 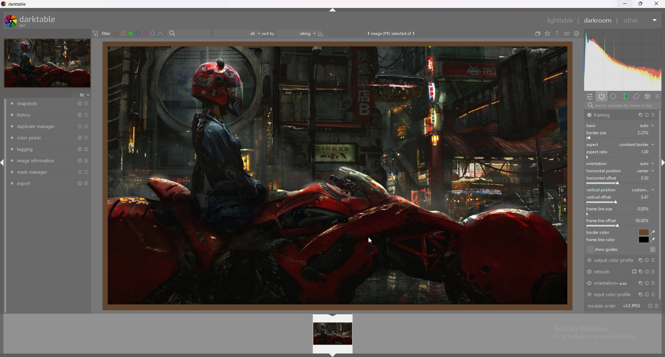 I want to click on reset, so click(x=80, y=161).